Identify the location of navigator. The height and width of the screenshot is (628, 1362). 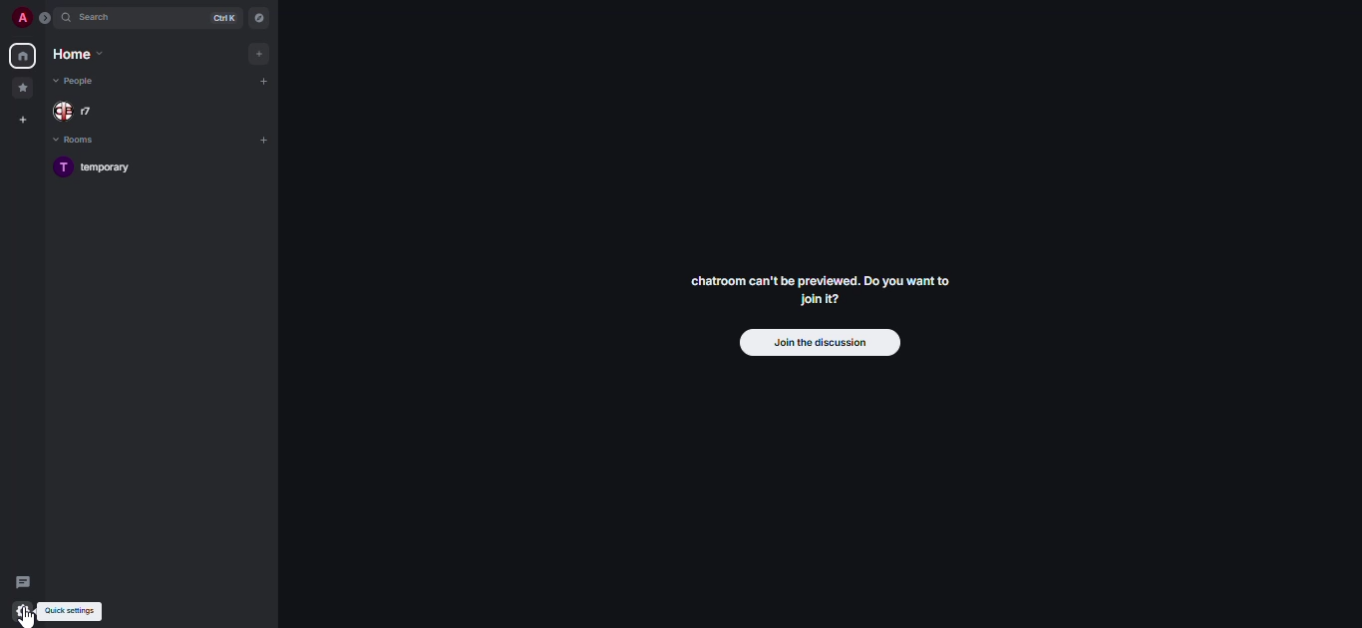
(262, 18).